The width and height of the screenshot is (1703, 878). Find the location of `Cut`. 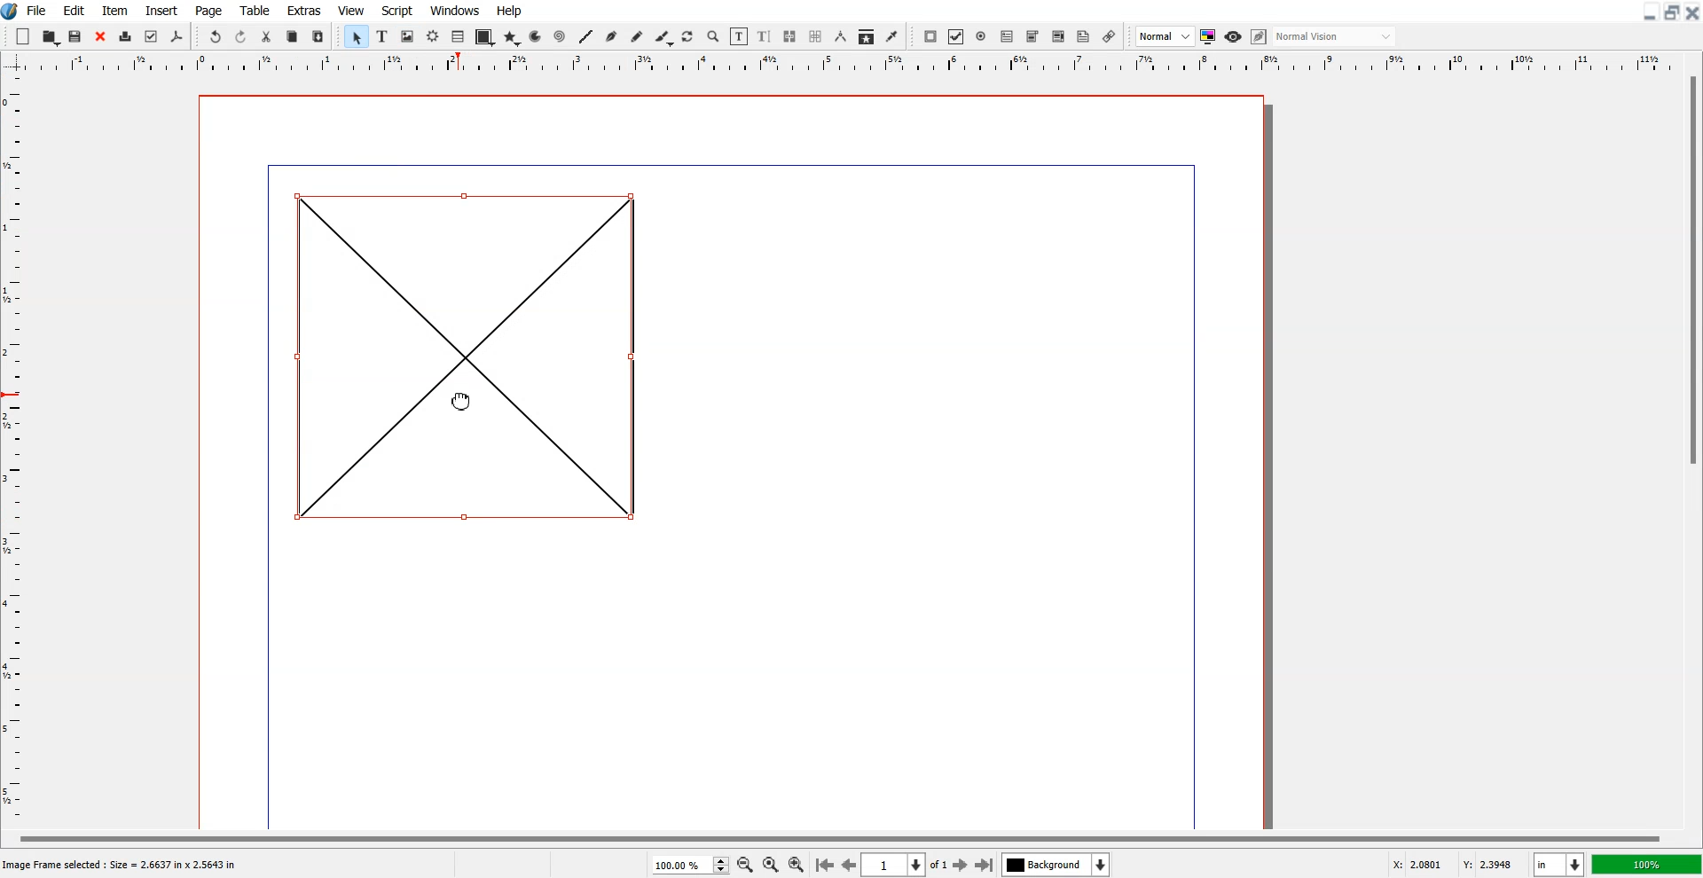

Cut is located at coordinates (267, 35).